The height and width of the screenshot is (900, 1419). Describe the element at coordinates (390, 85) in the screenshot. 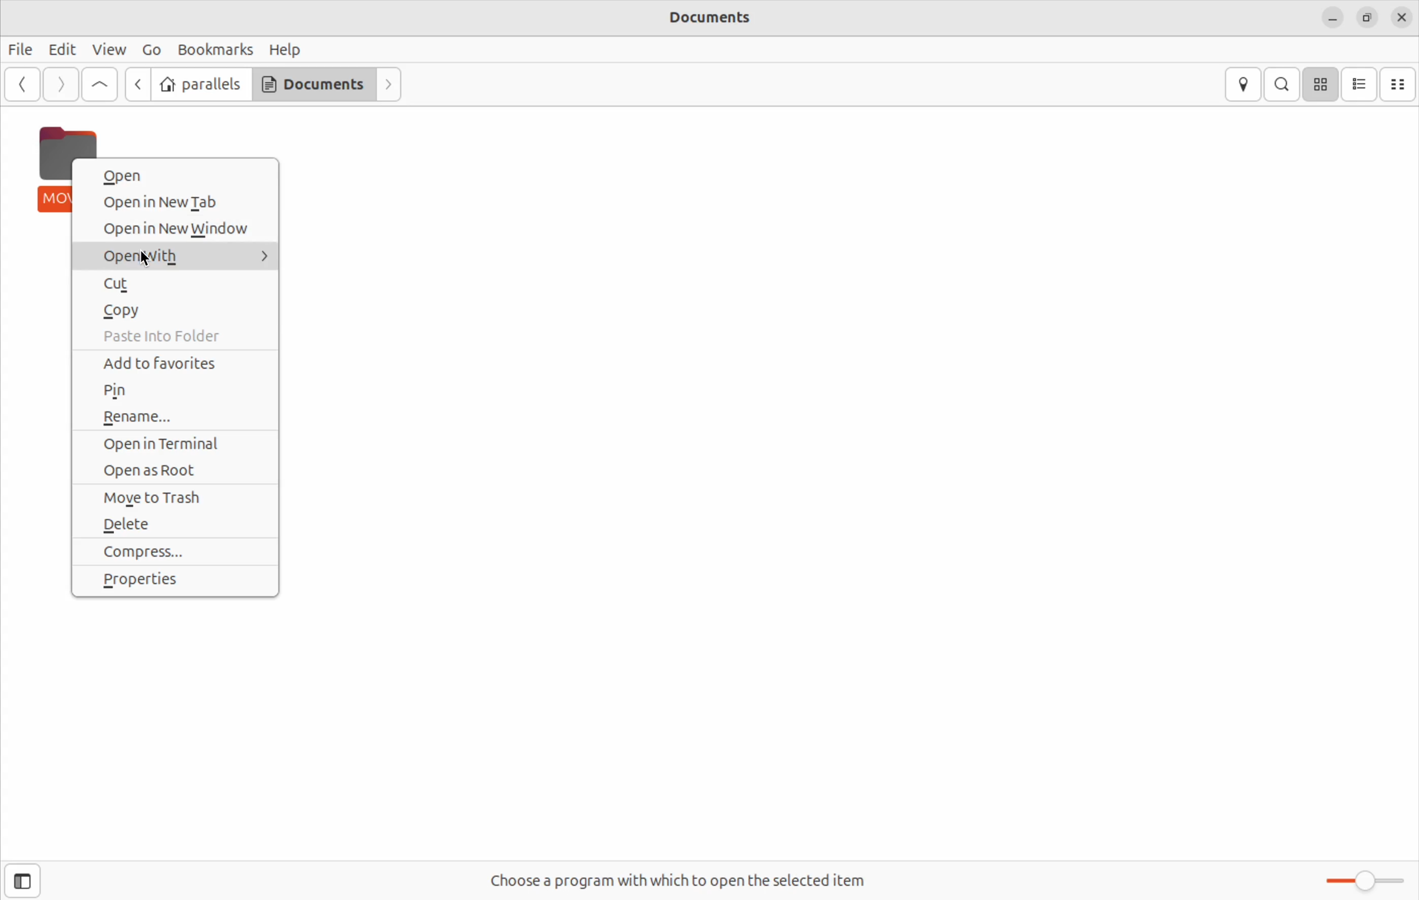

I see `forward` at that location.